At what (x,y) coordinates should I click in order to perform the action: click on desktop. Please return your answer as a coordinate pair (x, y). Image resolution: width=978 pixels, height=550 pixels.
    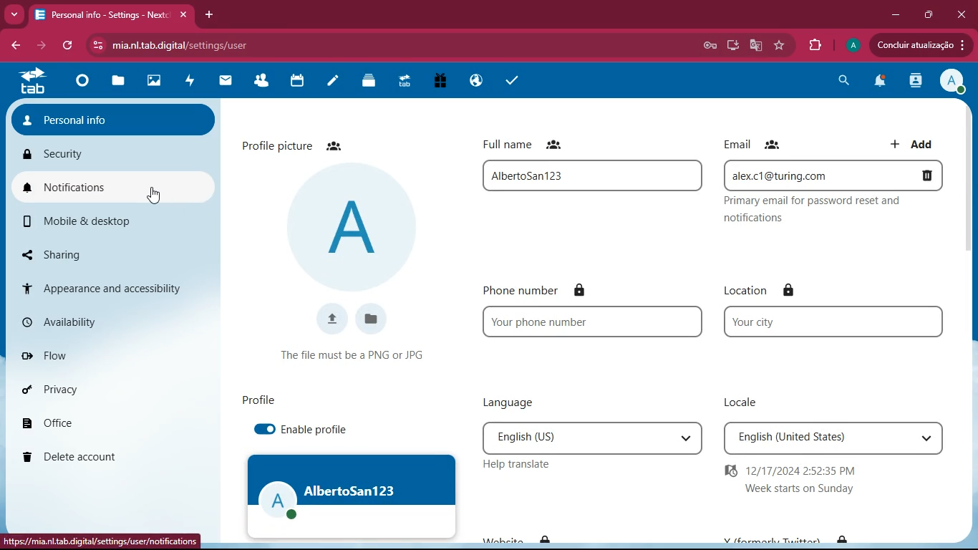
    Looking at the image, I should click on (730, 45).